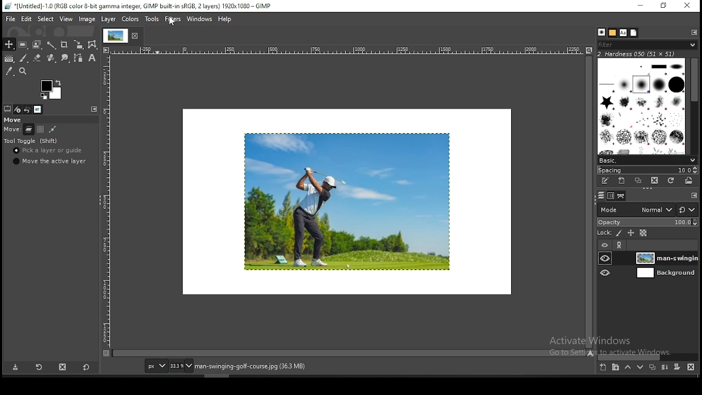 The image size is (702, 395). Describe the element at coordinates (36, 45) in the screenshot. I see `foreground select tool` at that location.